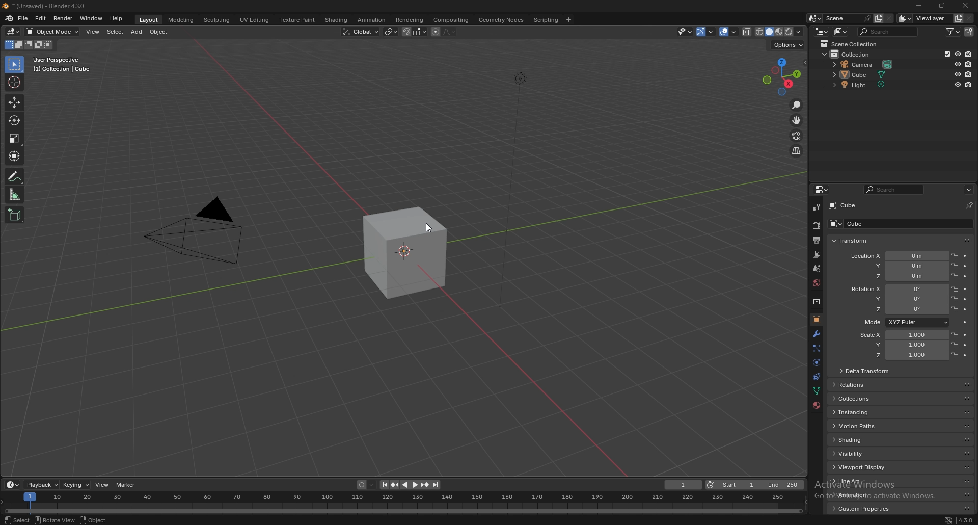 The width and height of the screenshot is (978, 525). I want to click on auto keying, so click(365, 484).